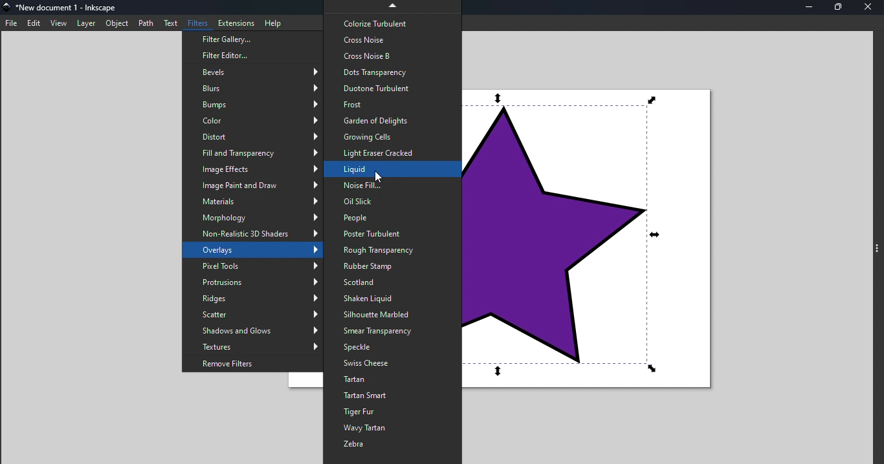 This screenshot has height=464, width=884. Describe the element at coordinates (255, 72) in the screenshot. I see `Bevels` at that location.